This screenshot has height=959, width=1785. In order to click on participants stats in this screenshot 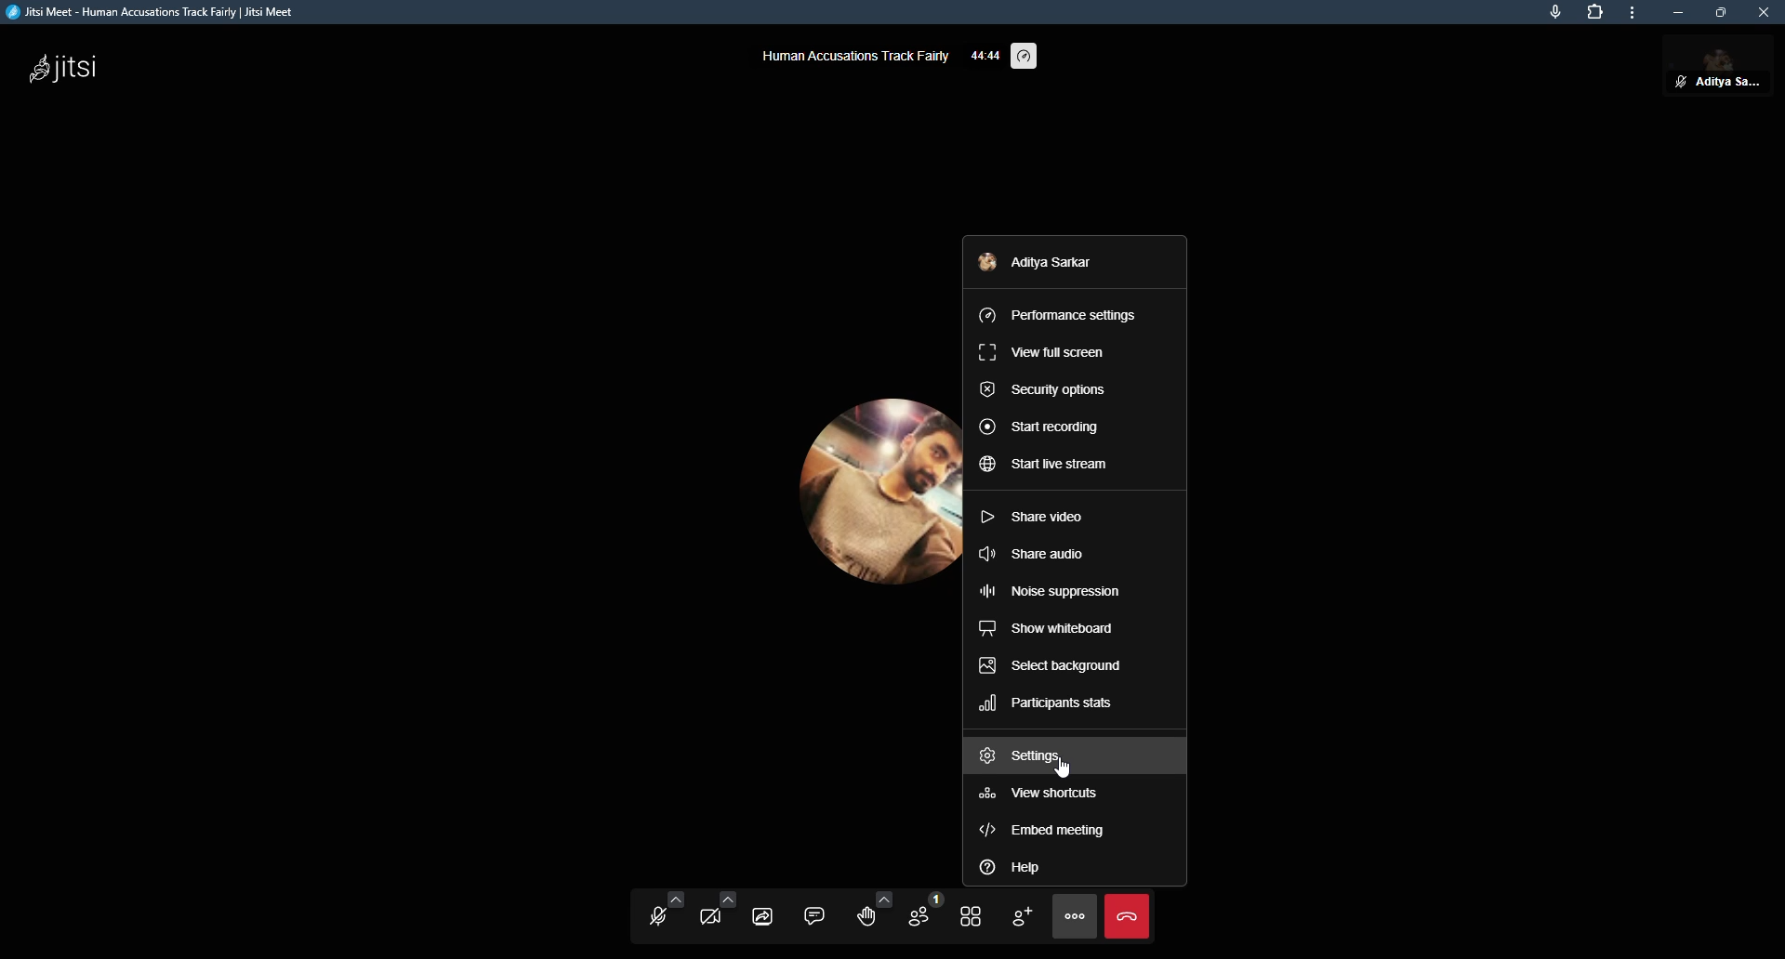, I will do `click(1046, 705)`.